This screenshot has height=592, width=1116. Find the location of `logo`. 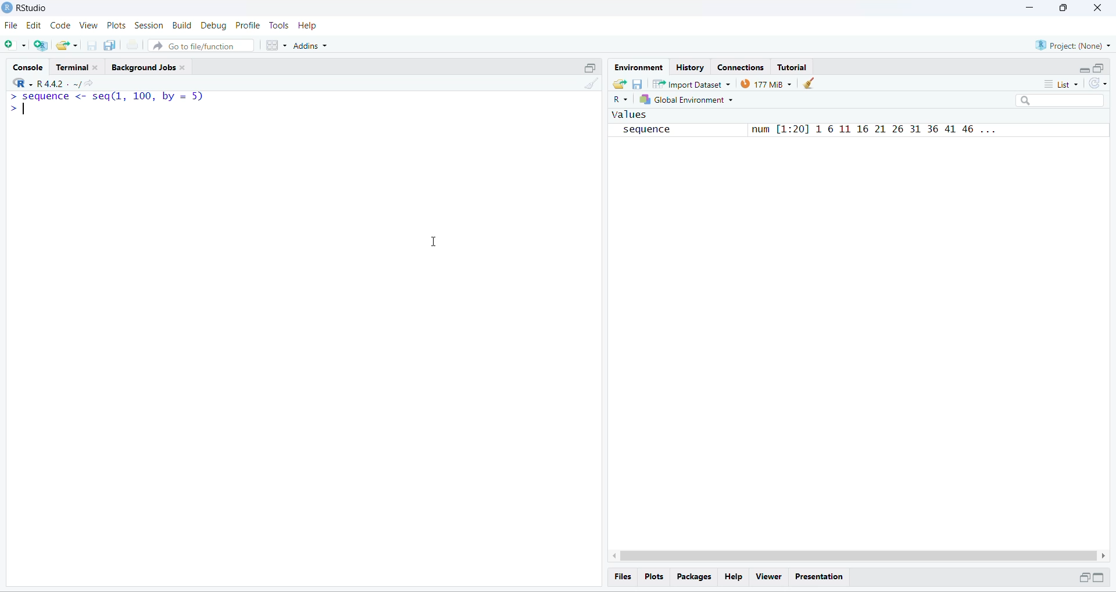

logo is located at coordinates (7, 7).